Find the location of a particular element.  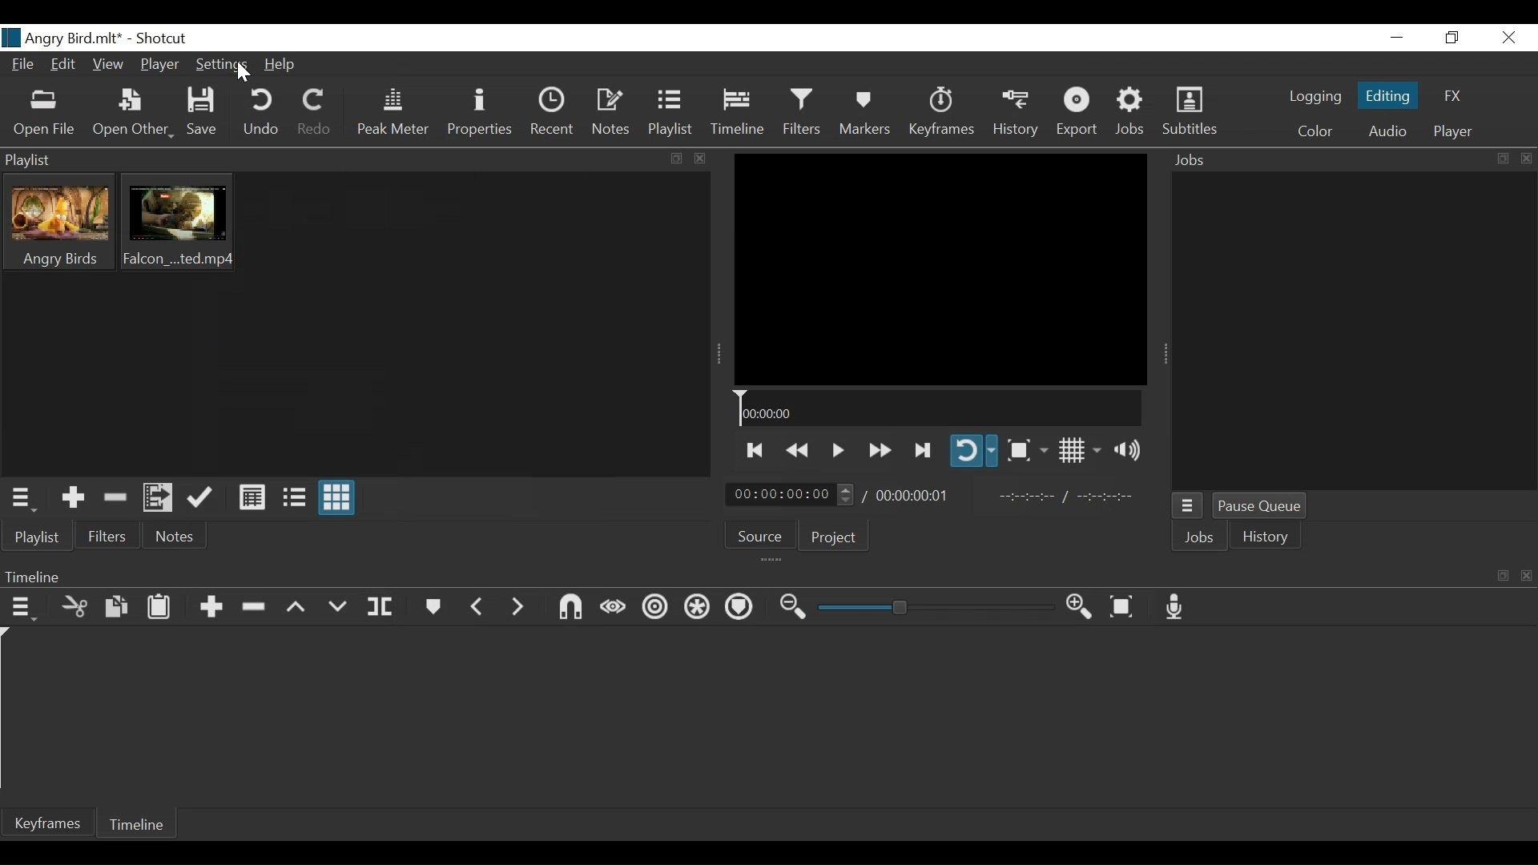

Media Viewer is located at coordinates (941, 268).